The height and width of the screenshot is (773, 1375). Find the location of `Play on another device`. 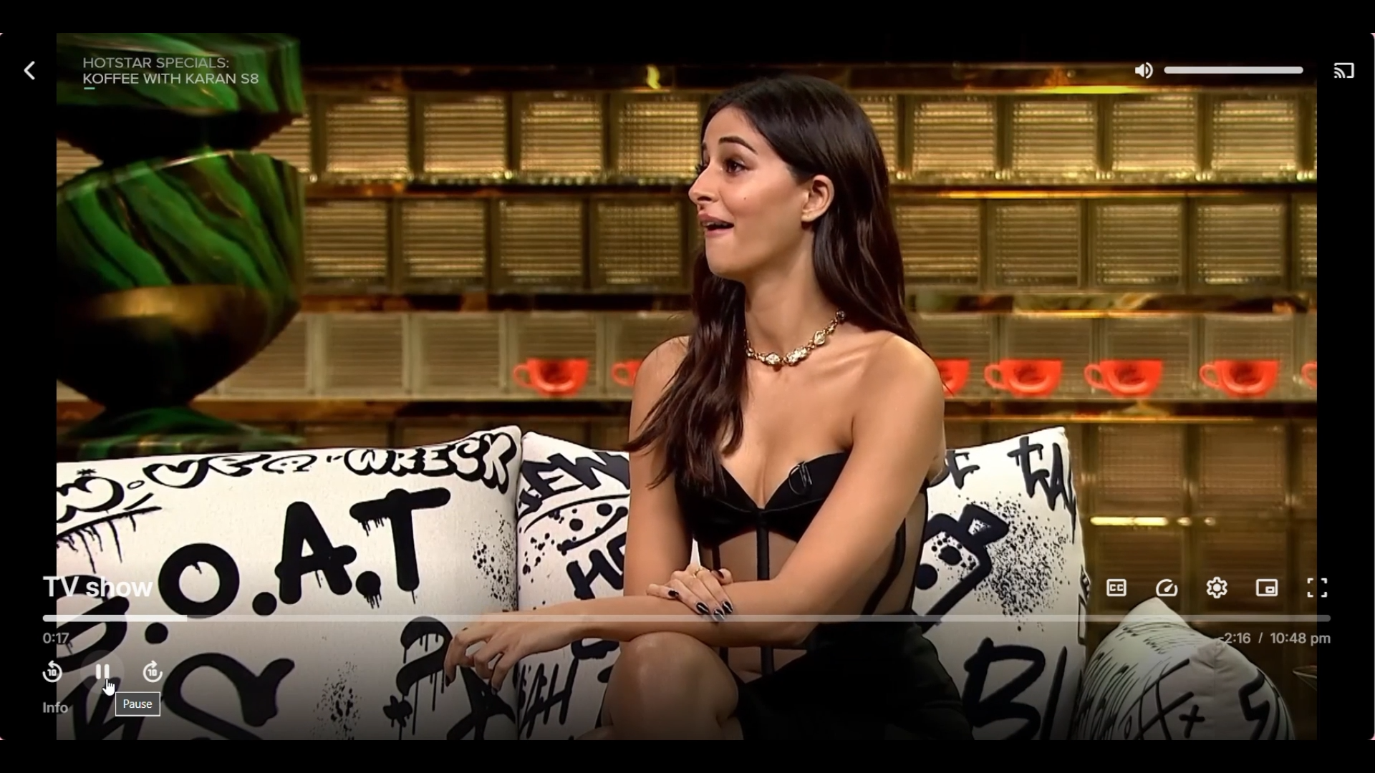

Play on another device is located at coordinates (1343, 72).